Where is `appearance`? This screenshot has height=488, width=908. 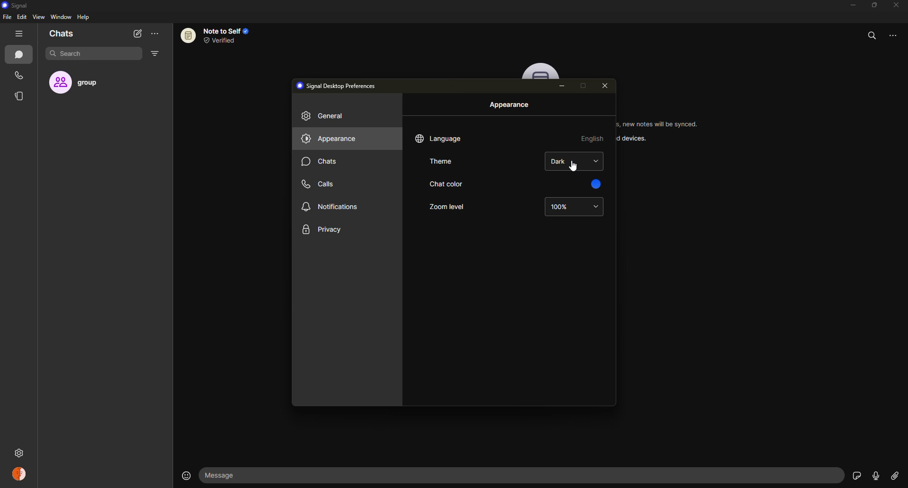
appearance is located at coordinates (330, 139).